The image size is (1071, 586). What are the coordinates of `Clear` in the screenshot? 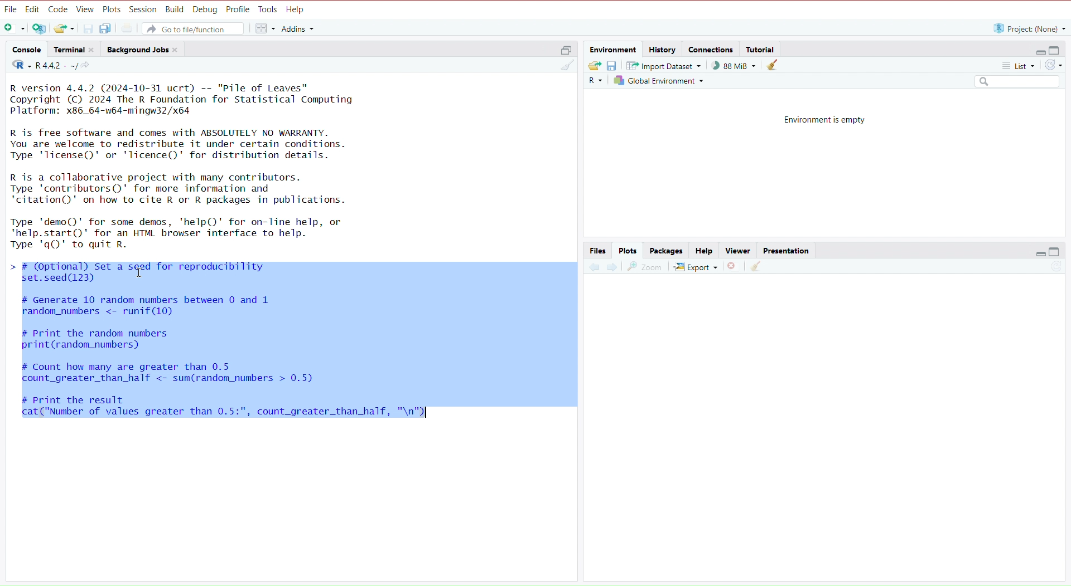 It's located at (756, 266).